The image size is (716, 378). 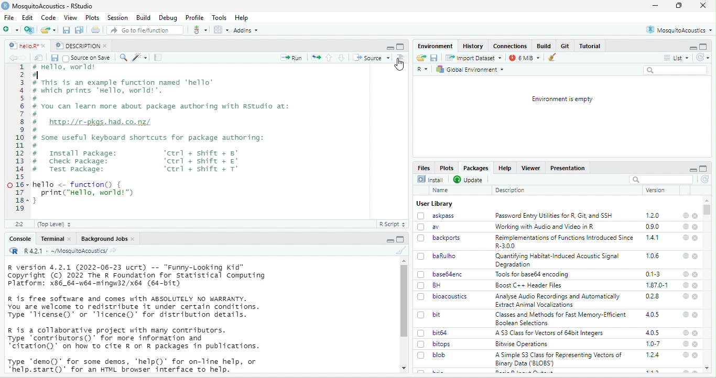 I want to click on create a project, so click(x=29, y=30).